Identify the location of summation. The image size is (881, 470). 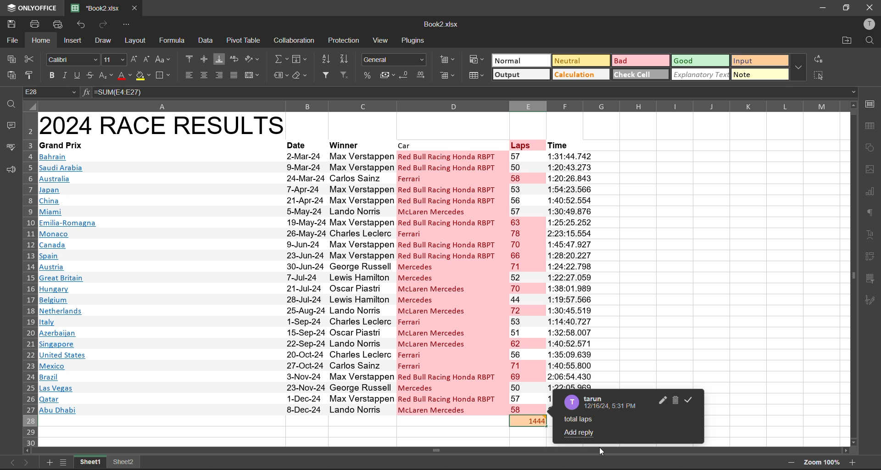
(281, 60).